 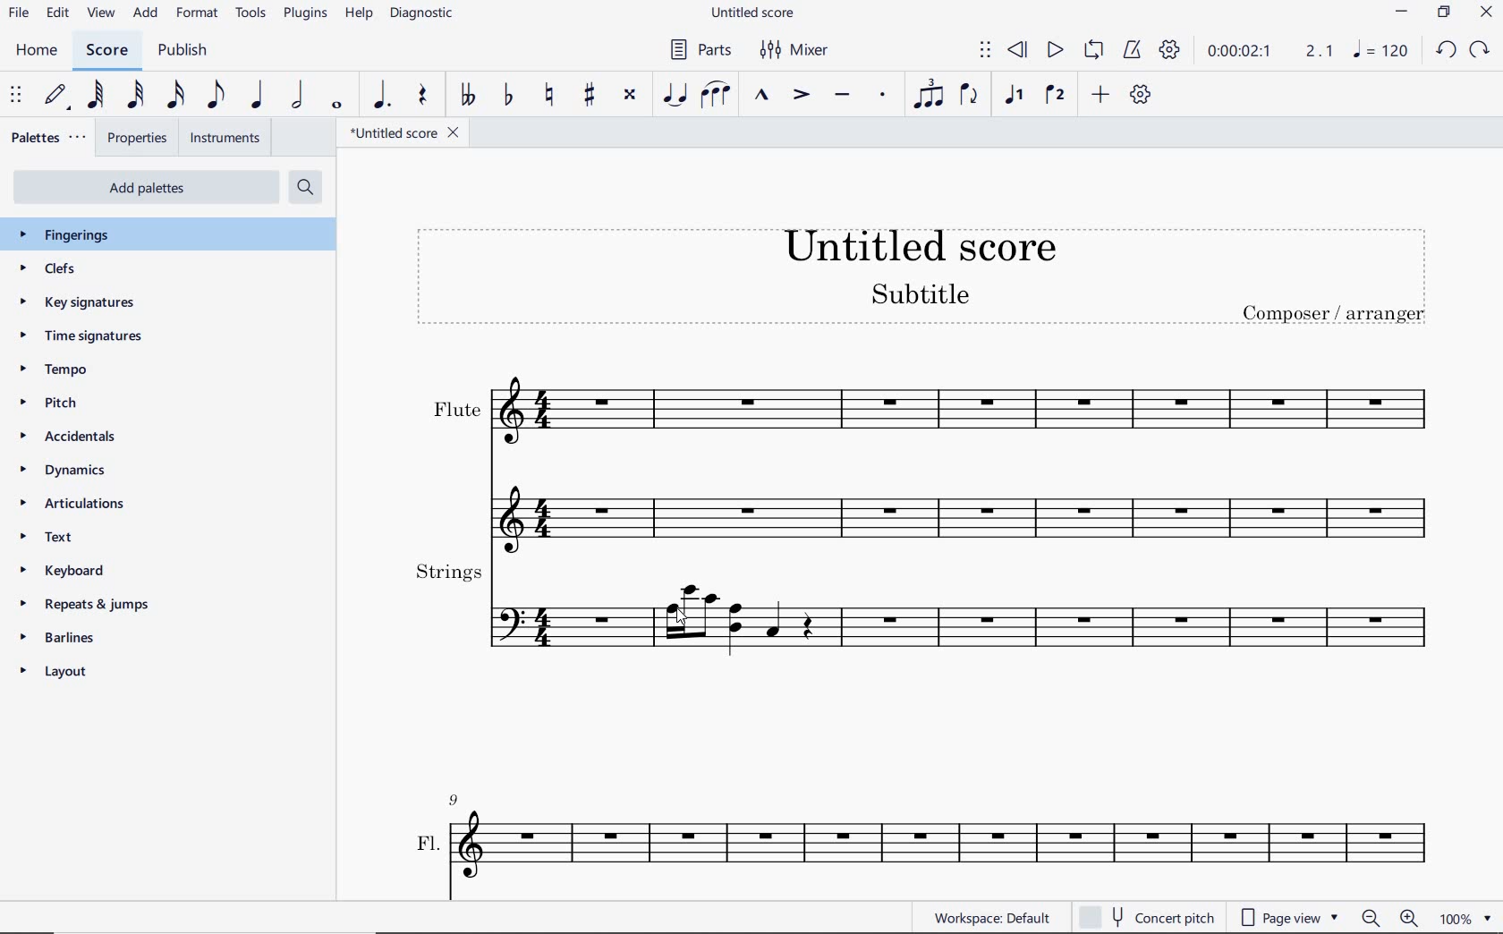 I want to click on add, so click(x=147, y=14).